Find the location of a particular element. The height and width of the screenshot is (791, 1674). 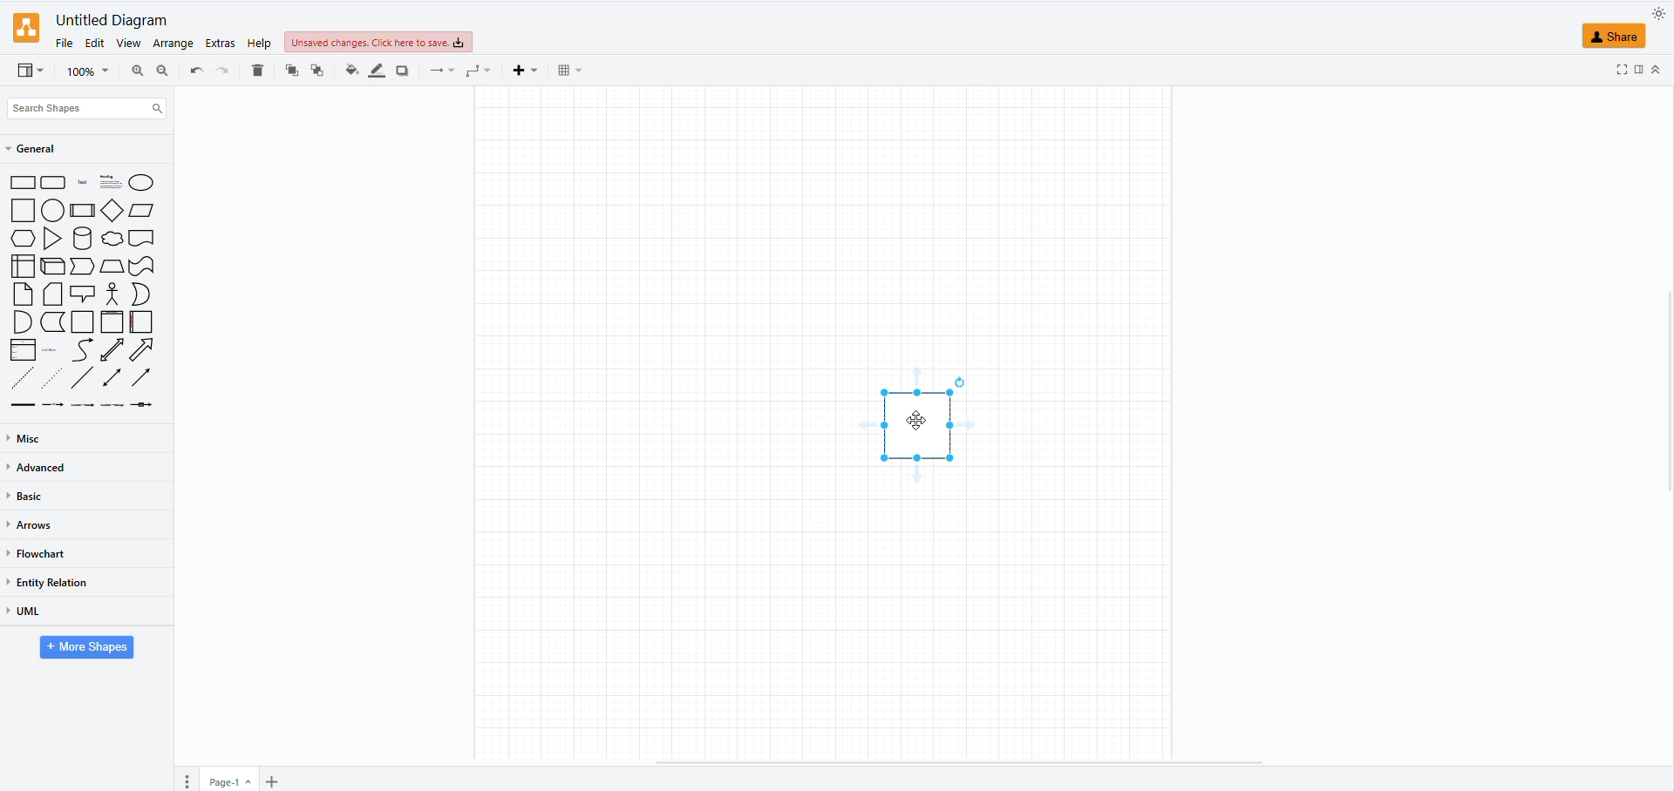

list is located at coordinates (24, 350).